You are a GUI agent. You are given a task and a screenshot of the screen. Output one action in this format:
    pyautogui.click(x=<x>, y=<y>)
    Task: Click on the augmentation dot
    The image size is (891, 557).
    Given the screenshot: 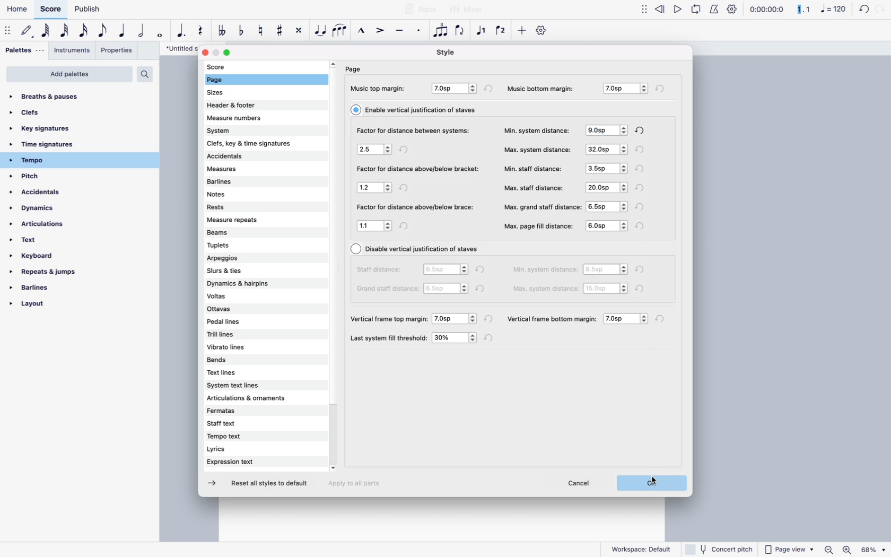 What is the action you would take?
    pyautogui.click(x=183, y=31)
    